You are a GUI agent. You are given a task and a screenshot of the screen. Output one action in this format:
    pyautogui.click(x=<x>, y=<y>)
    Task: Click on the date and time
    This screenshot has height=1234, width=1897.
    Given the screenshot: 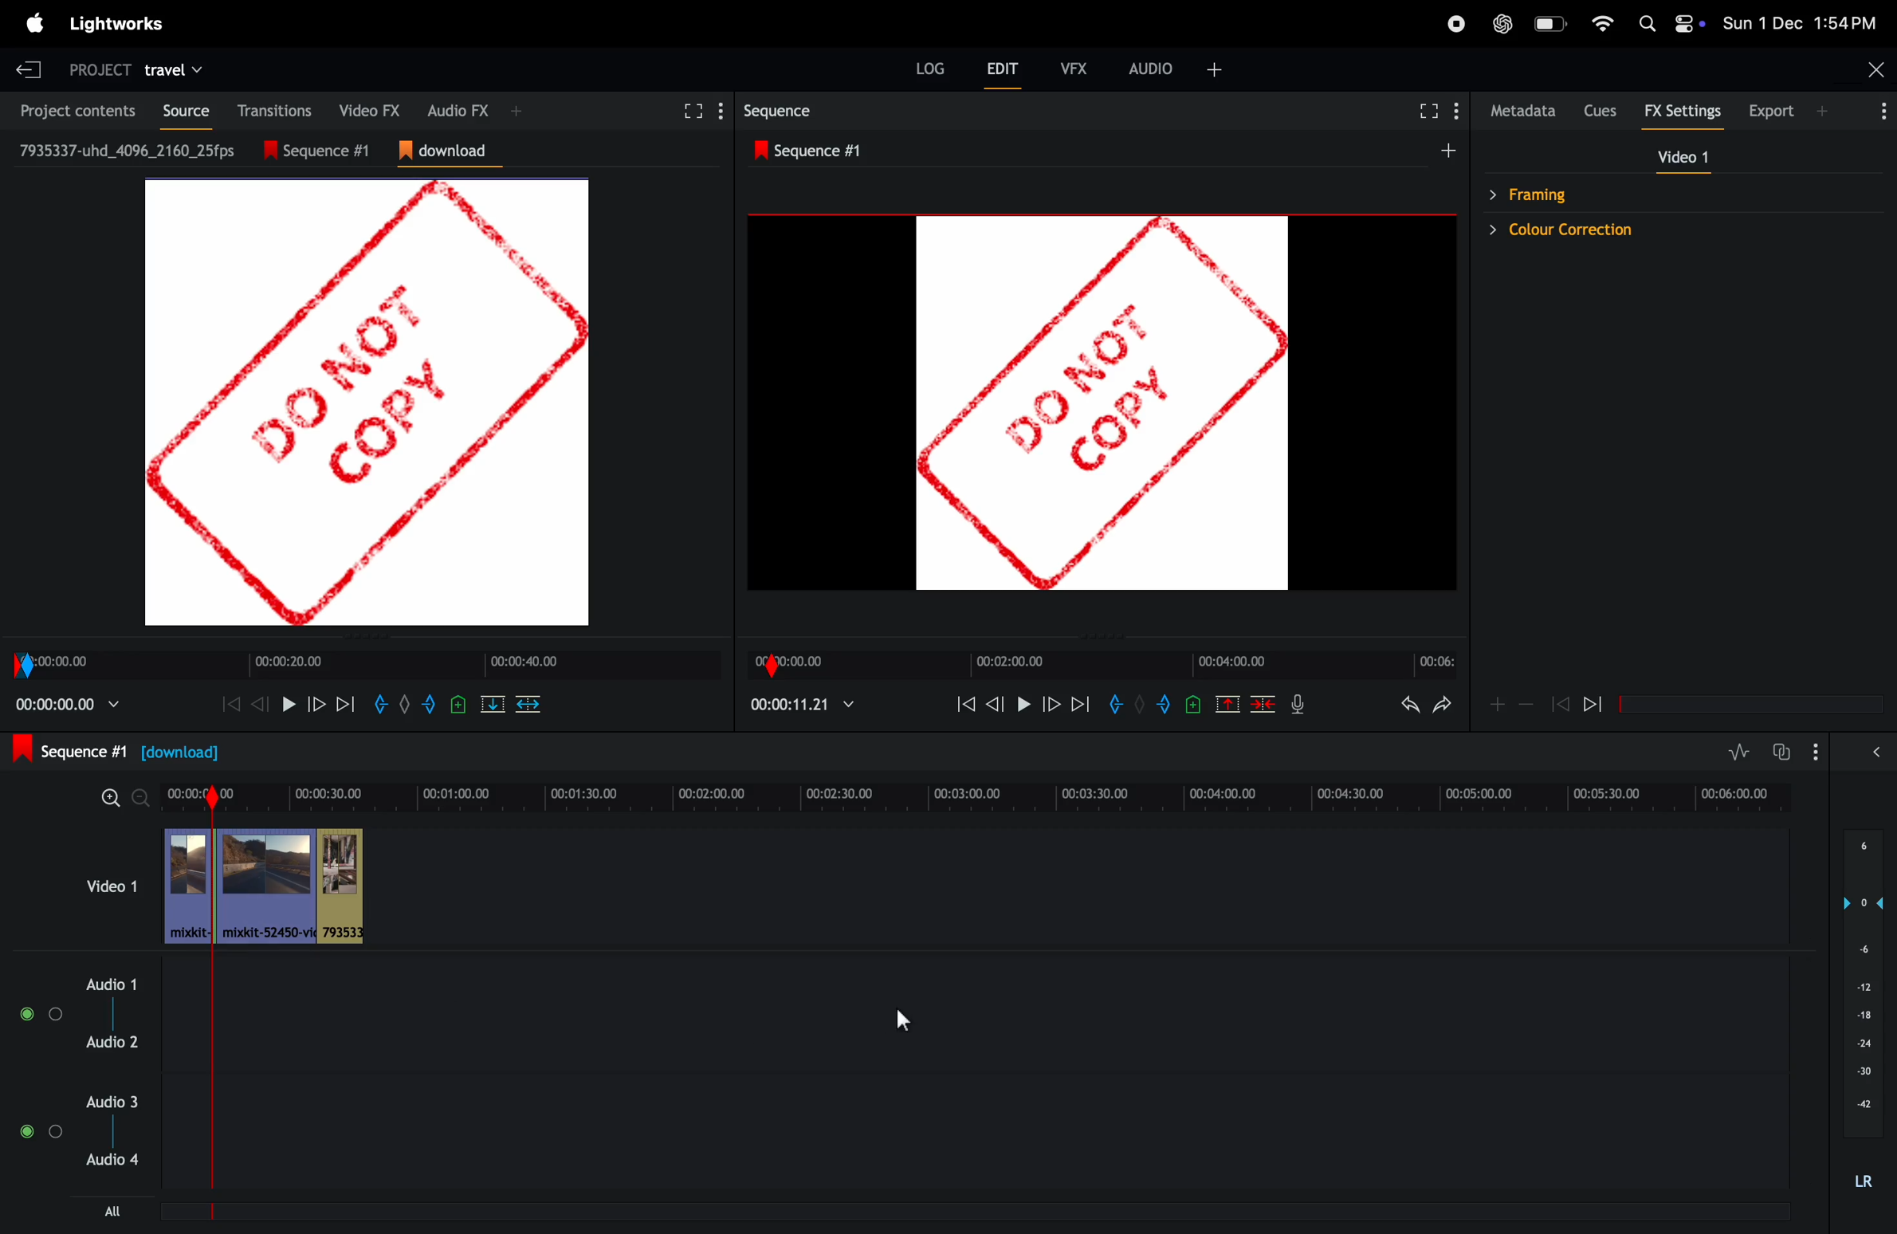 What is the action you would take?
    pyautogui.click(x=1799, y=22)
    